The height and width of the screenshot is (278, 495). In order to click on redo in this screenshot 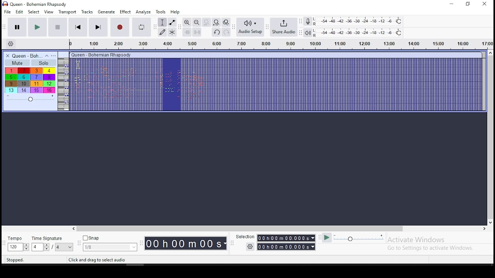, I will do `click(226, 32)`.